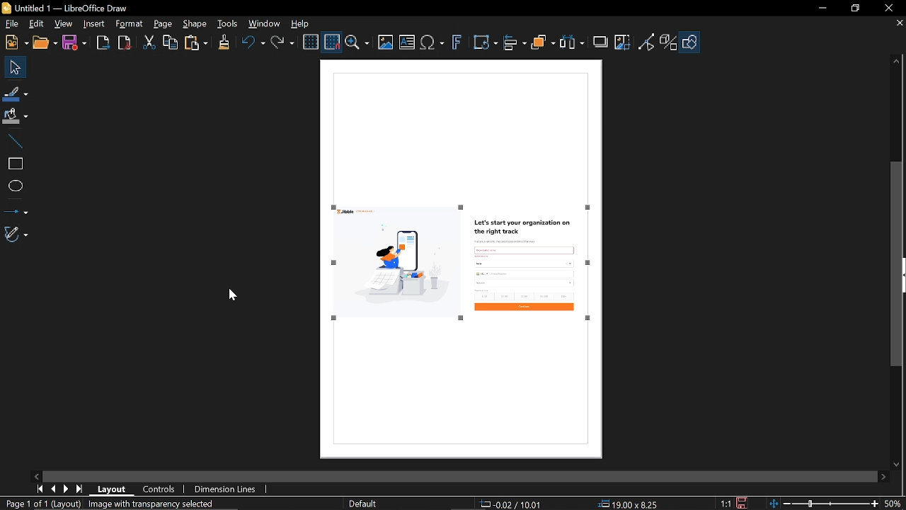 This screenshot has width=906, height=510. I want to click on Restore down, so click(853, 8).